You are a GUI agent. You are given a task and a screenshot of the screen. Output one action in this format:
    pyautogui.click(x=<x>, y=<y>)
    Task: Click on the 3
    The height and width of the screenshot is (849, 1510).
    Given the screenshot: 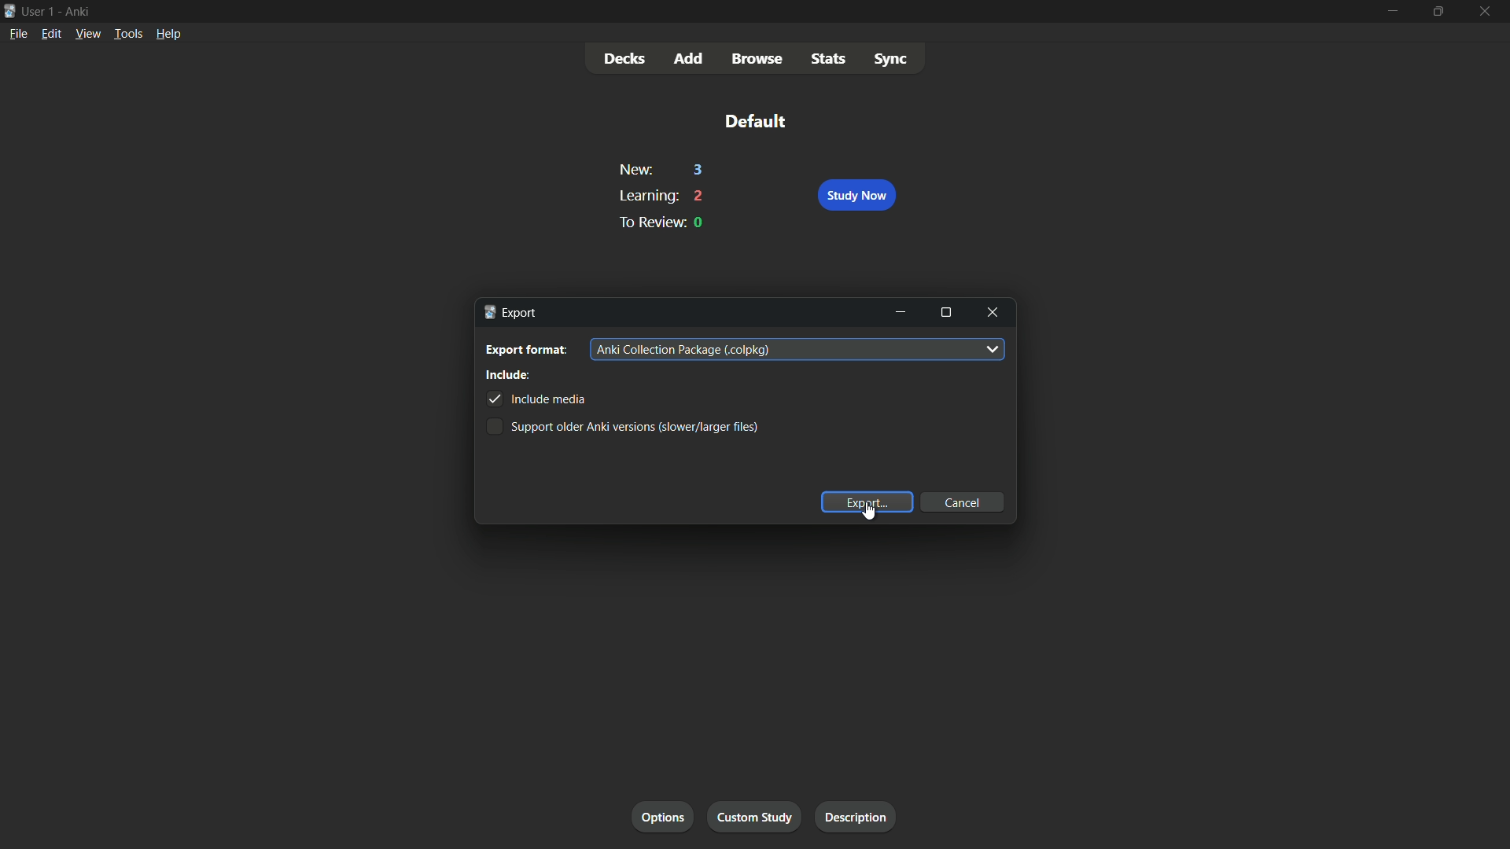 What is the action you would take?
    pyautogui.click(x=699, y=171)
    